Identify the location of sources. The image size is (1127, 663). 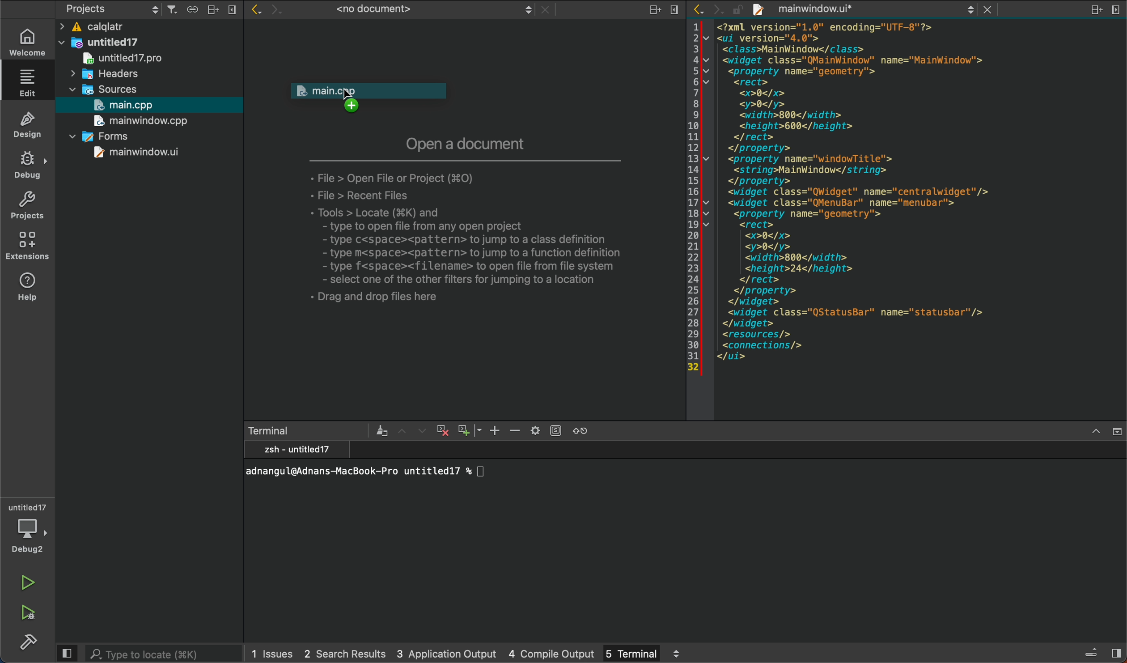
(98, 91).